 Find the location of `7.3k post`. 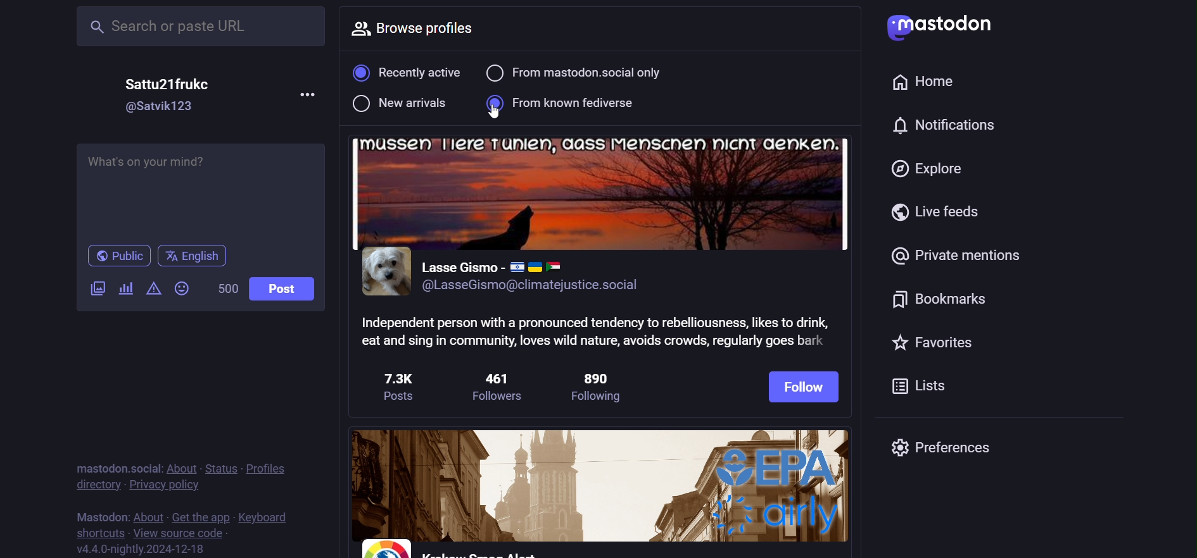

7.3k post is located at coordinates (398, 388).